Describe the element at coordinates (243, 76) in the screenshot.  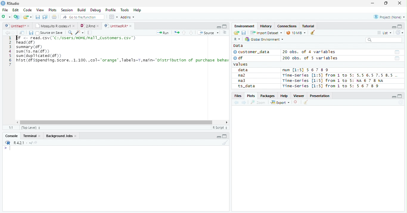
I see `ma2` at that location.